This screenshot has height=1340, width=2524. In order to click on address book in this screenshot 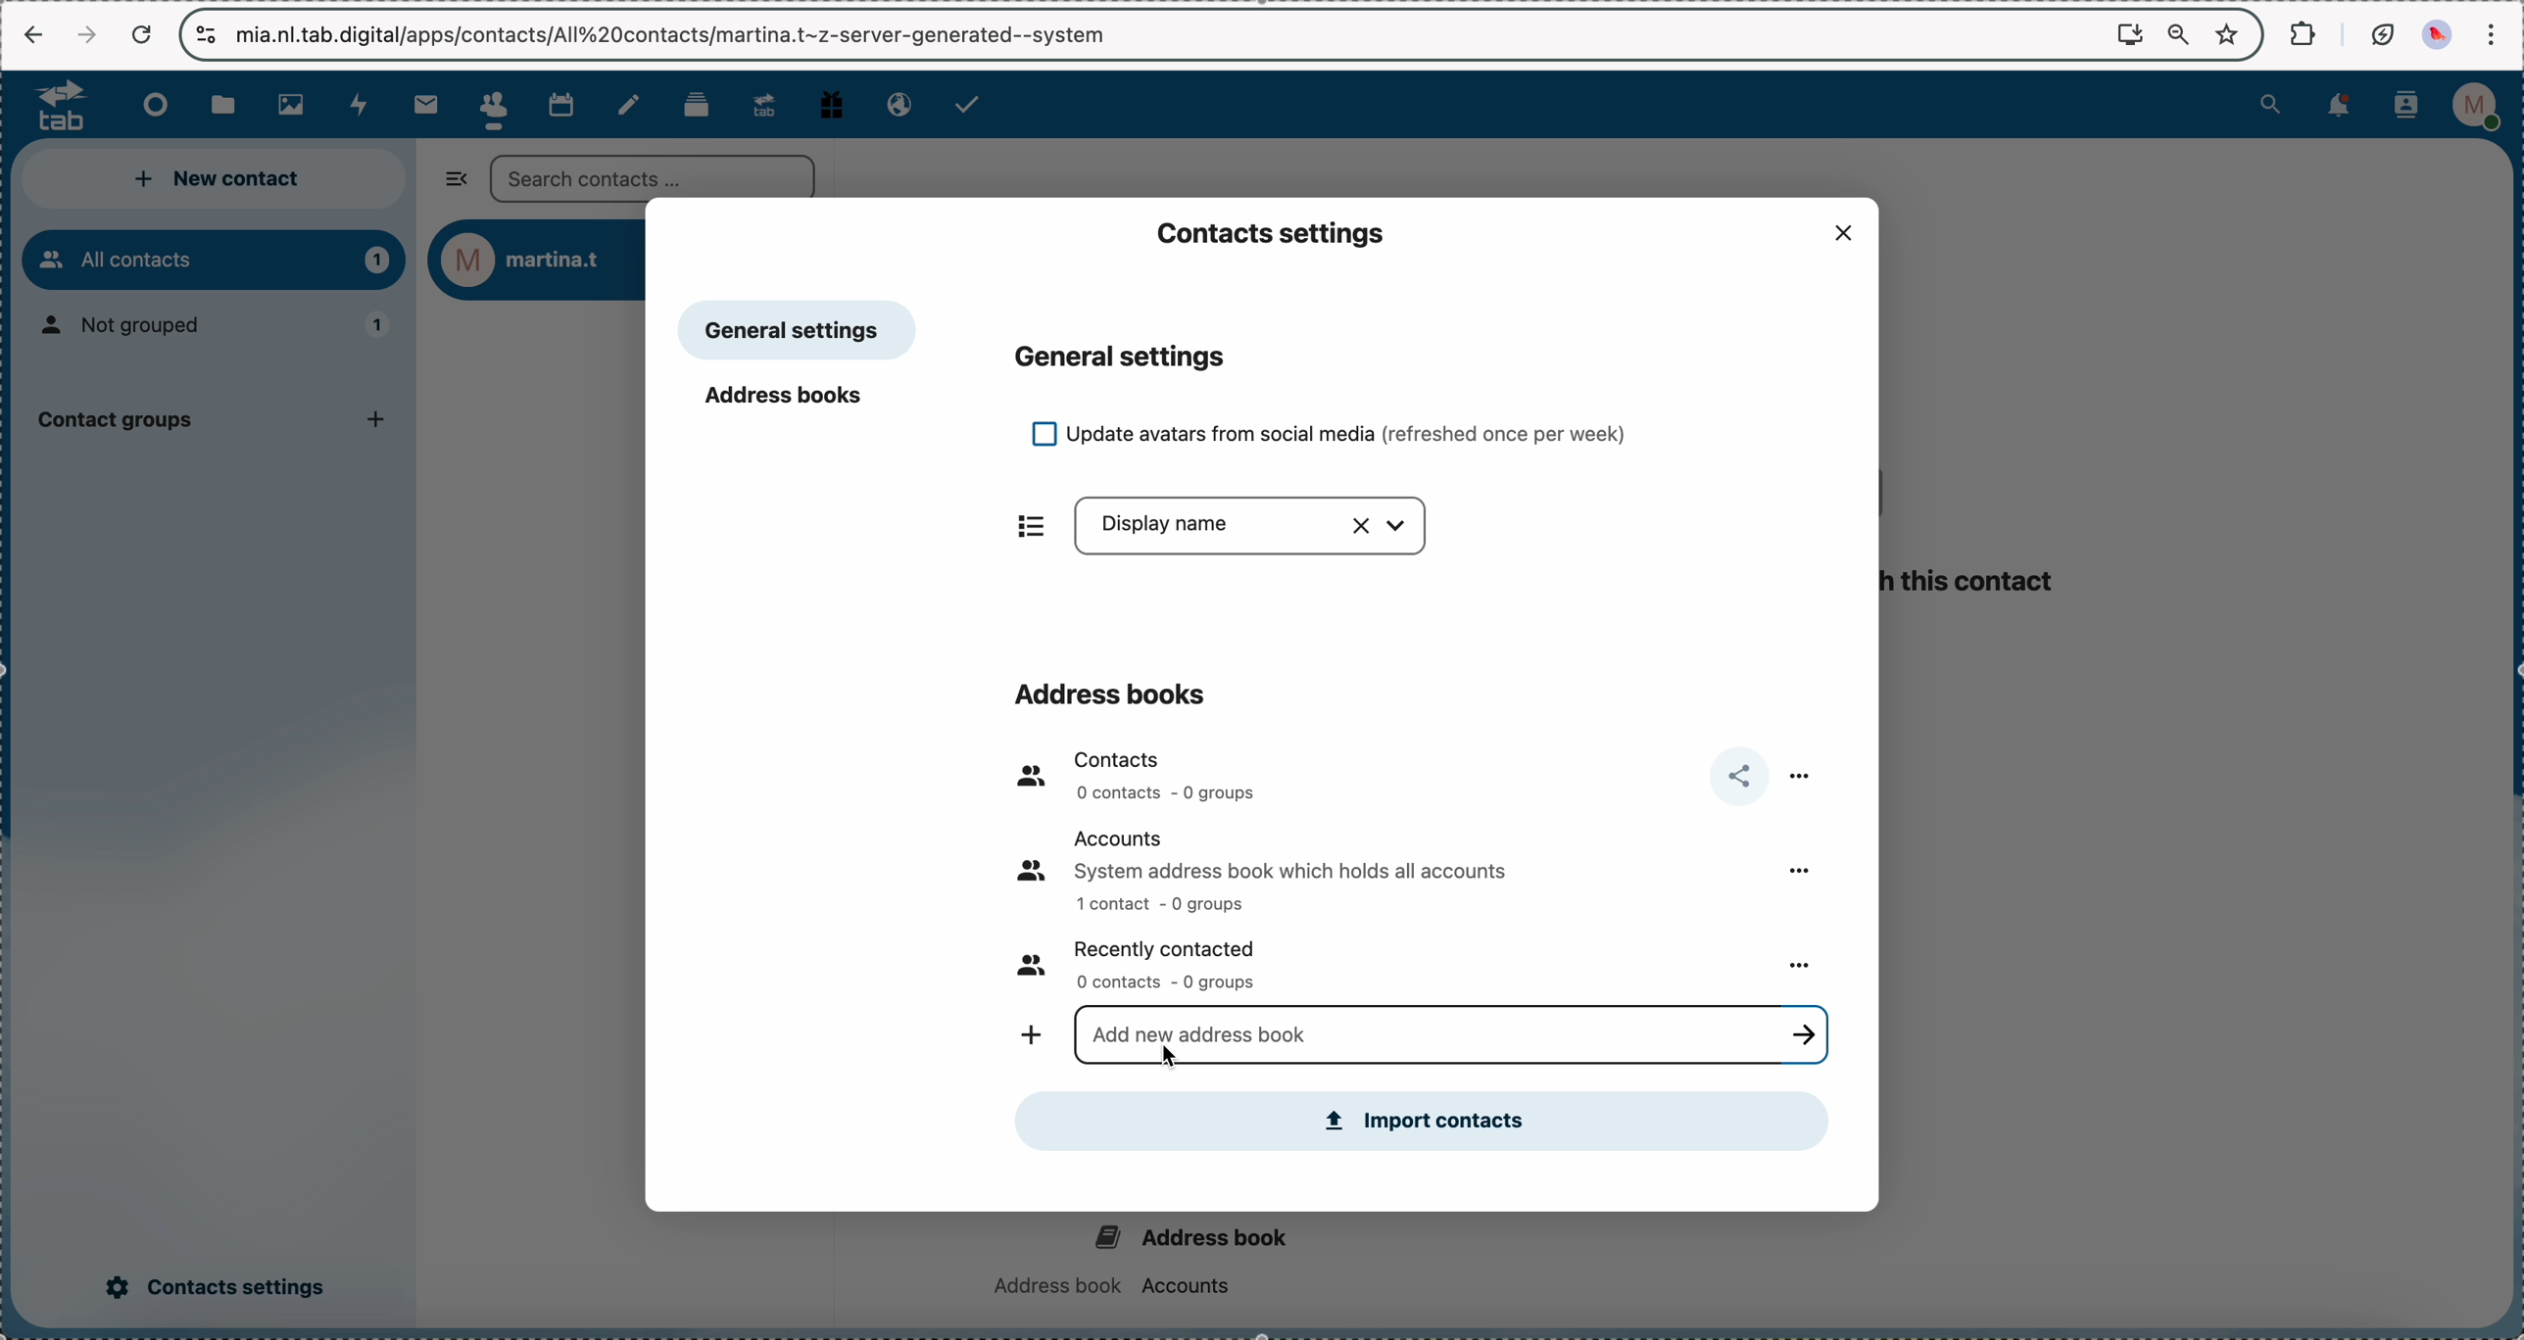, I will do `click(1139, 1254)`.